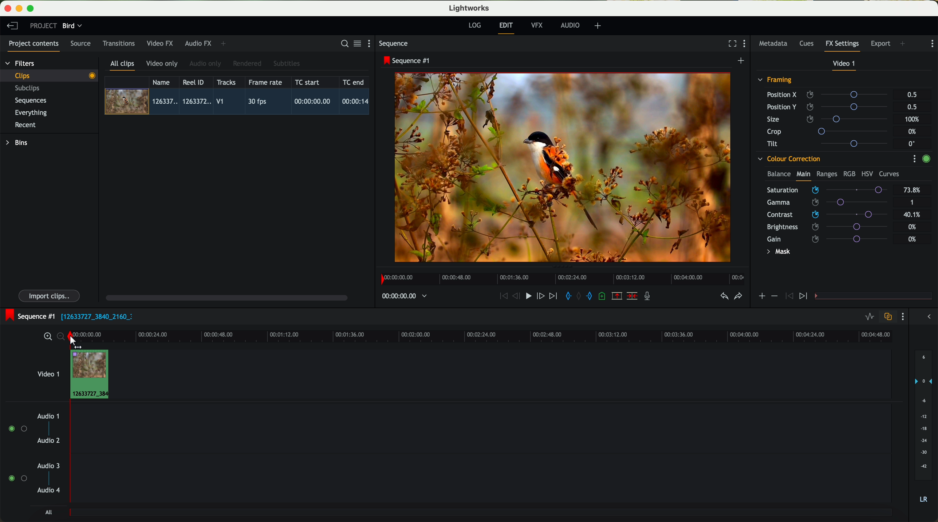 The width and height of the screenshot is (938, 522). Describe the element at coordinates (824, 203) in the screenshot. I see `click on saturation` at that location.